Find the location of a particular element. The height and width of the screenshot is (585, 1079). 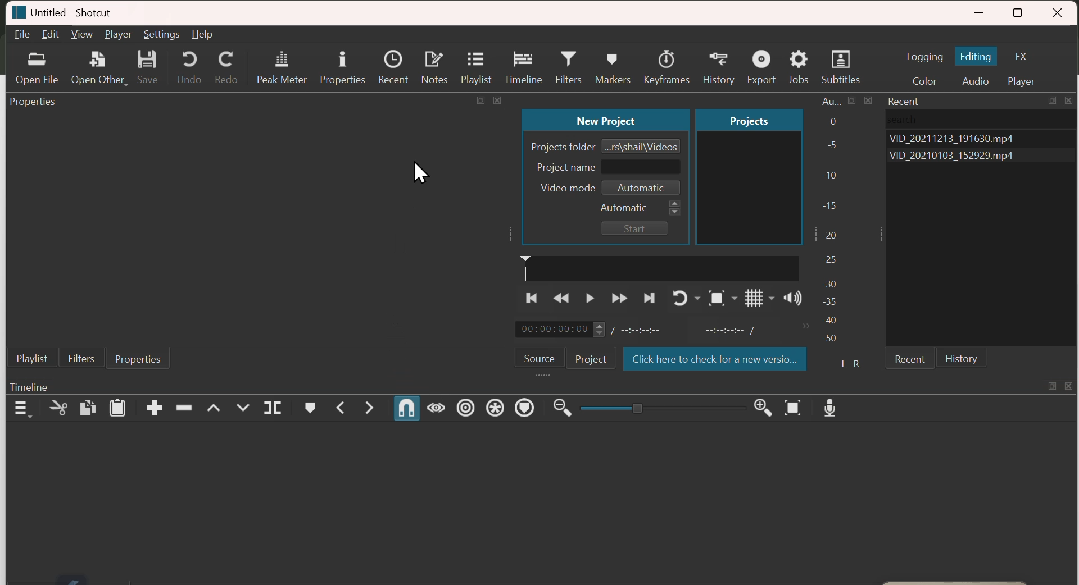

Recent is located at coordinates (393, 63).